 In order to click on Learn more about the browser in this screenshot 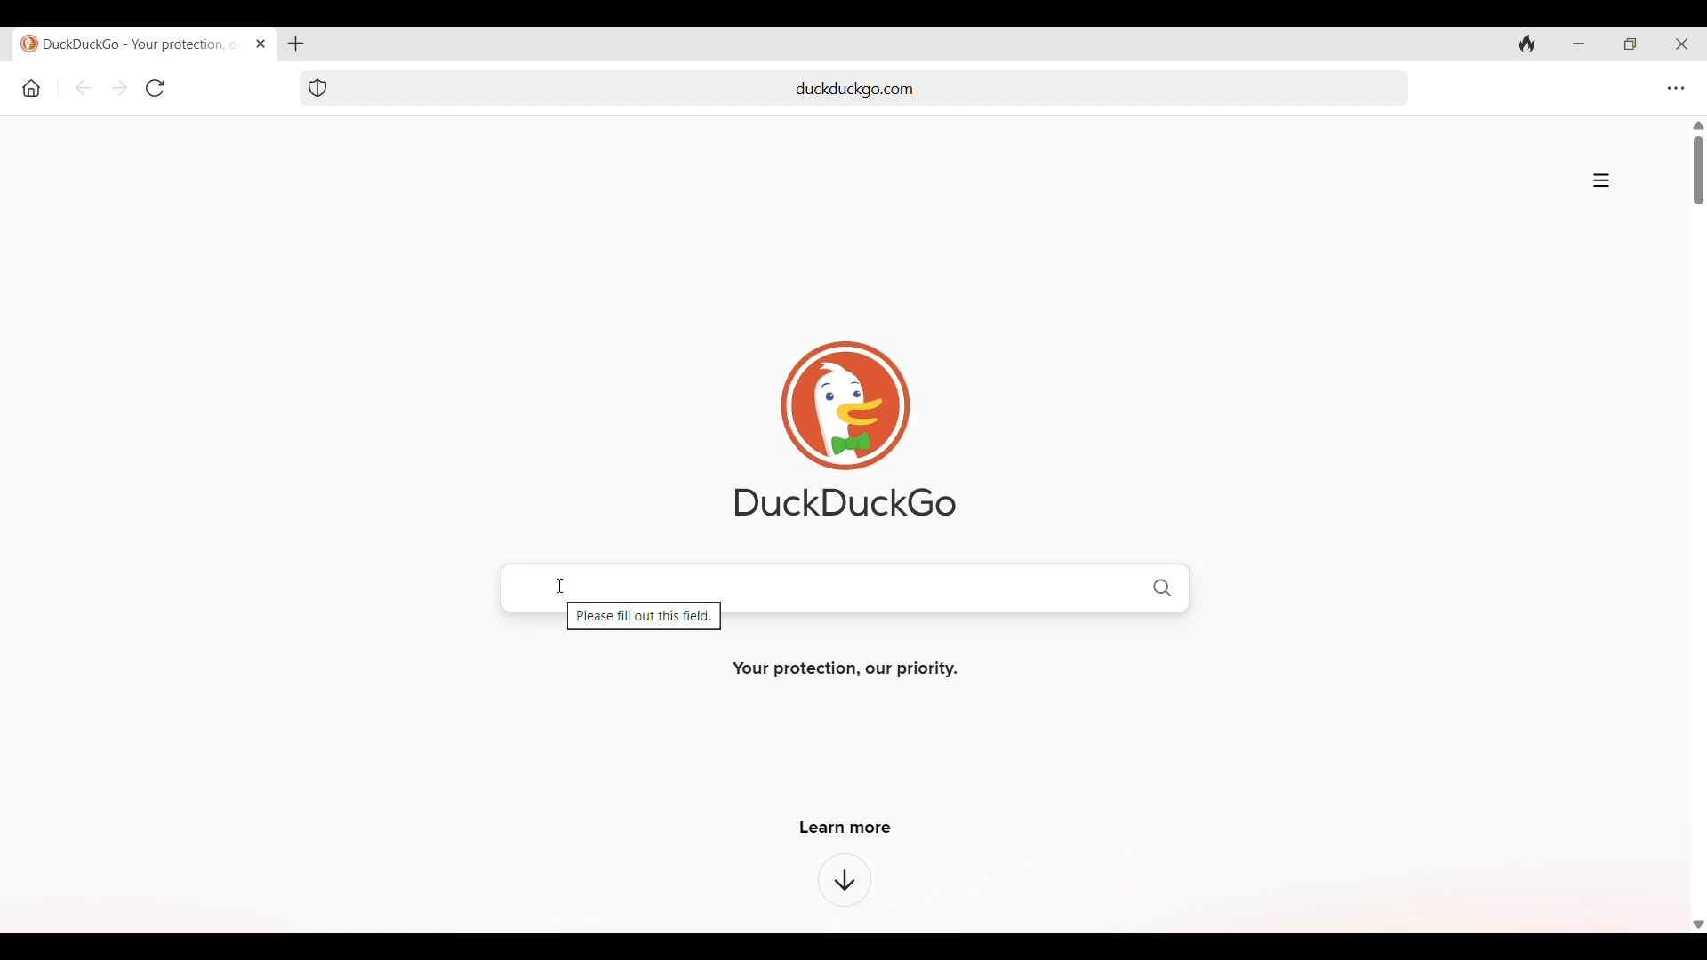, I will do `click(845, 880)`.